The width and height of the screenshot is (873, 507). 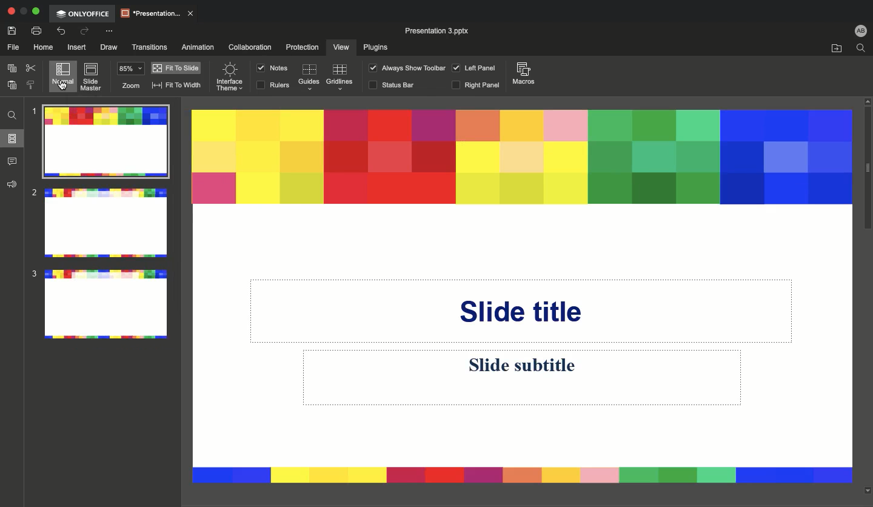 What do you see at coordinates (83, 32) in the screenshot?
I see `Redo` at bounding box center [83, 32].